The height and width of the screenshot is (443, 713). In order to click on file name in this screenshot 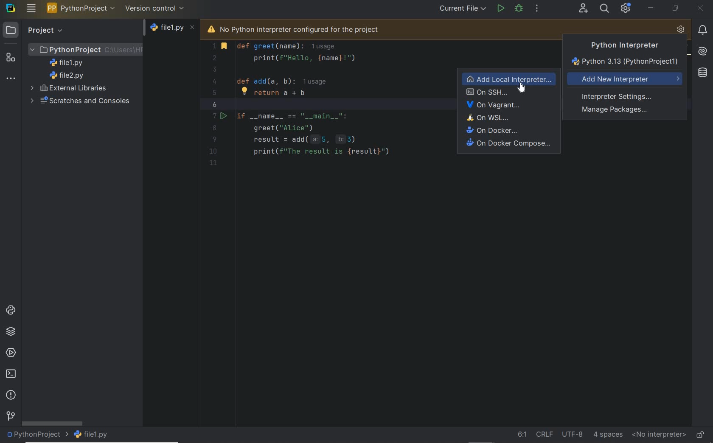, I will do `click(93, 435)`.